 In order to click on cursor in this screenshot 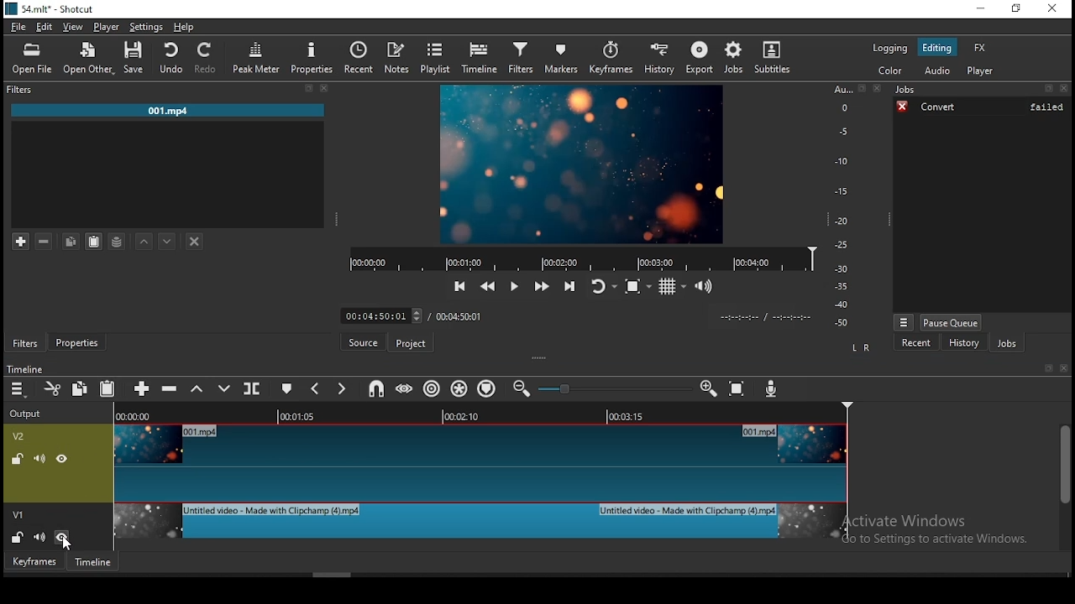, I will do `click(66, 545)`.